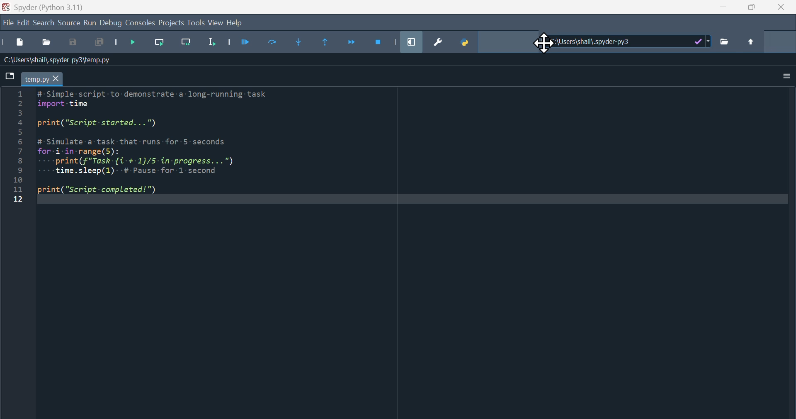  What do you see at coordinates (305, 44) in the screenshot?
I see `Step into function` at bounding box center [305, 44].